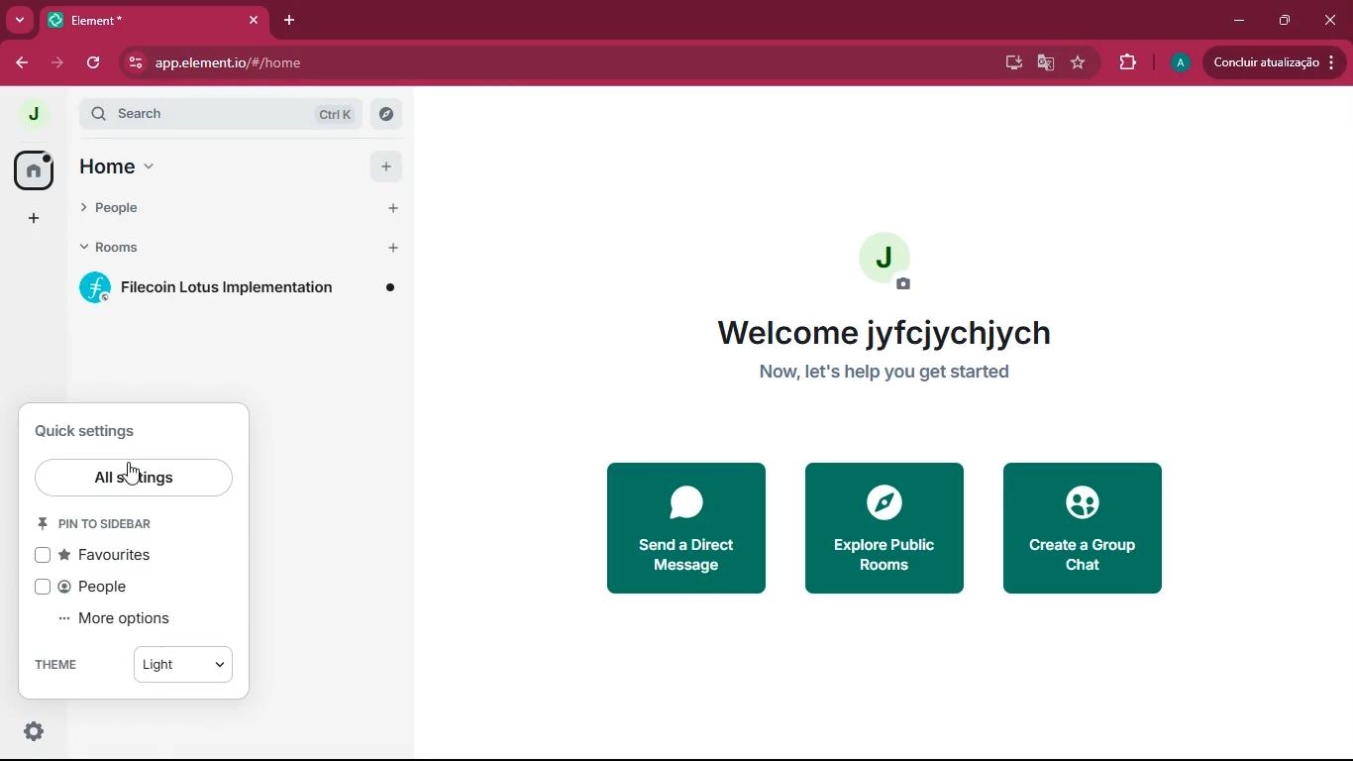 The height and width of the screenshot is (761, 1353). Describe the element at coordinates (904, 371) in the screenshot. I see `Now, let's help you get started` at that location.